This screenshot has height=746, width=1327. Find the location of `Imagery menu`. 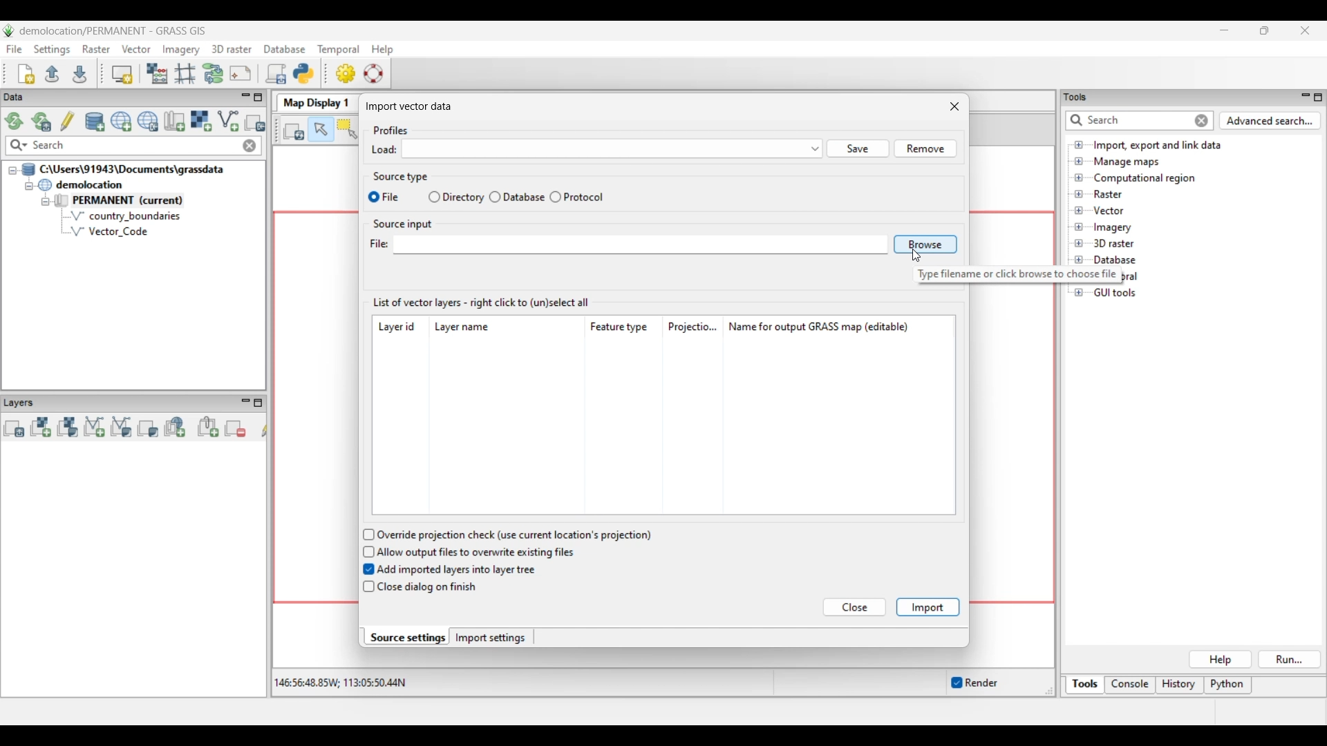

Imagery menu is located at coordinates (182, 50).